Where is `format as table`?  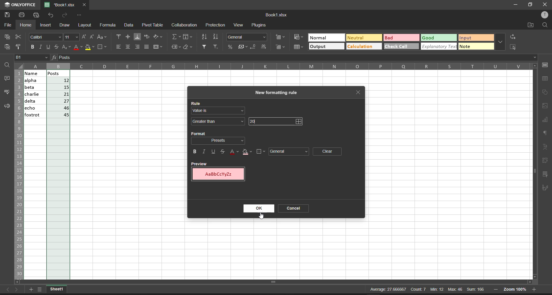
format as table is located at coordinates (300, 47).